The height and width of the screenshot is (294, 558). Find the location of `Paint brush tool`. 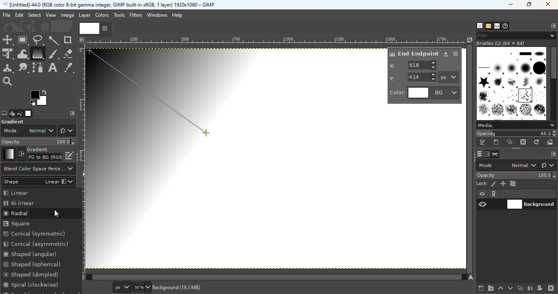

Paint brush tool is located at coordinates (53, 53).